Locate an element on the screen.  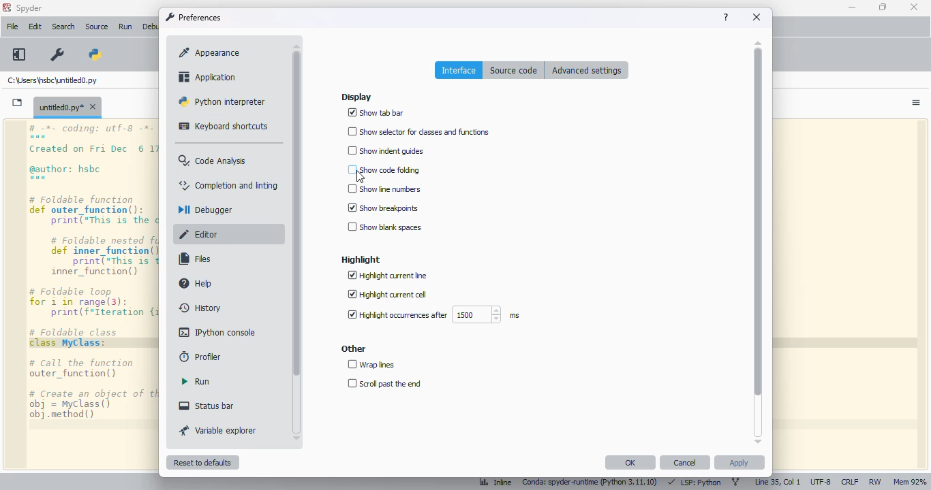
conda: spyder-runtime (python 3. 11. 10) is located at coordinates (588, 483).